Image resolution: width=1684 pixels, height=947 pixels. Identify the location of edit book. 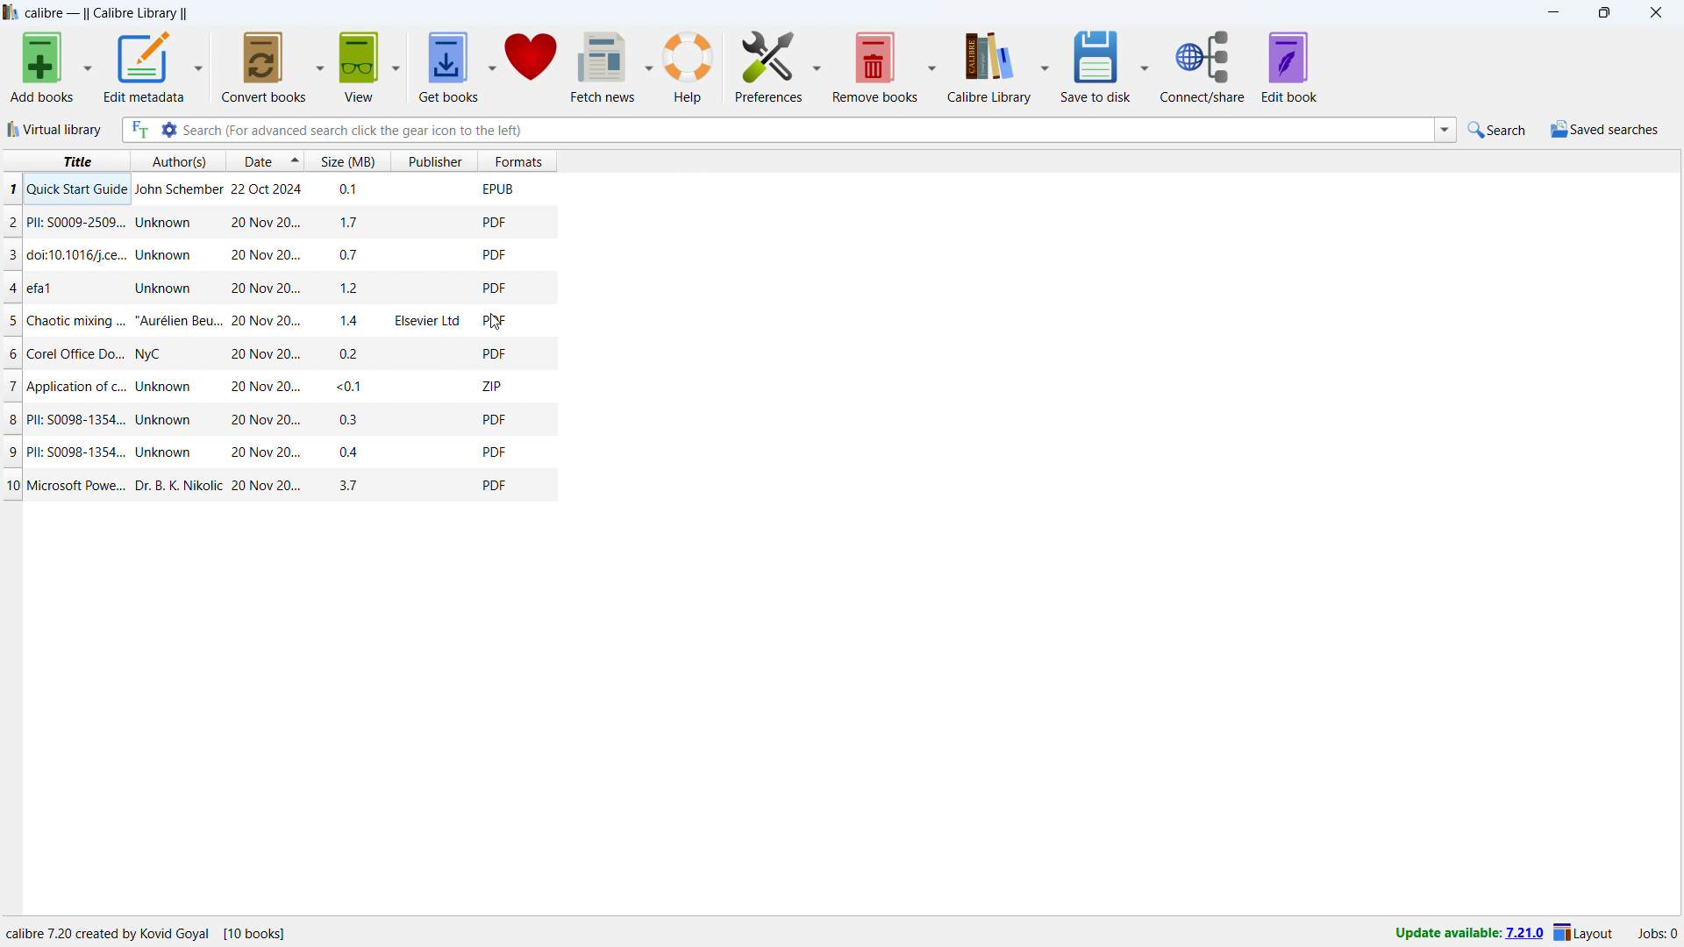
(1289, 67).